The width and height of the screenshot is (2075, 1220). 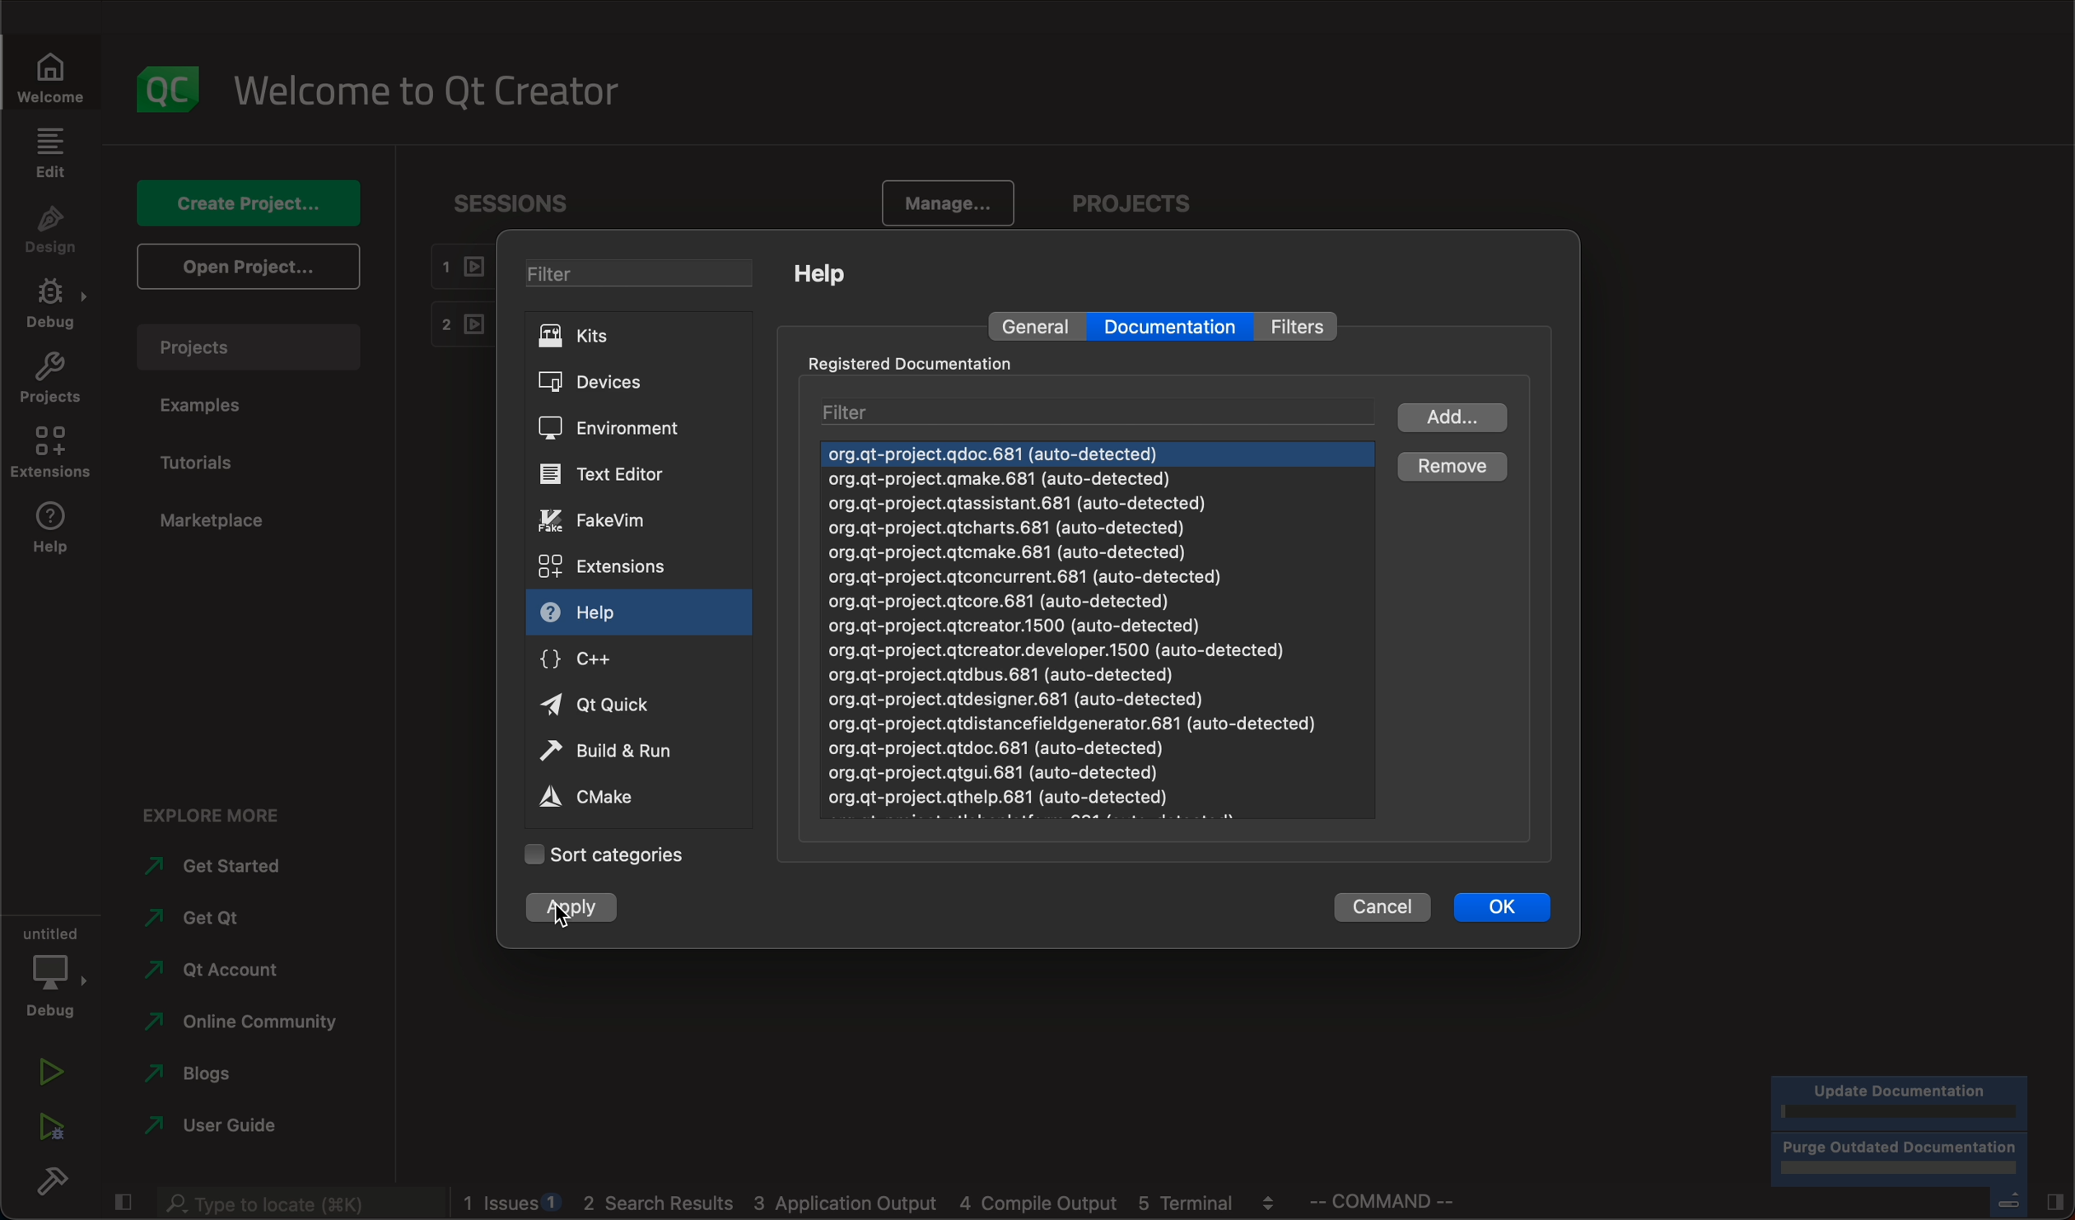 What do you see at coordinates (614, 705) in the screenshot?
I see `qt` at bounding box center [614, 705].